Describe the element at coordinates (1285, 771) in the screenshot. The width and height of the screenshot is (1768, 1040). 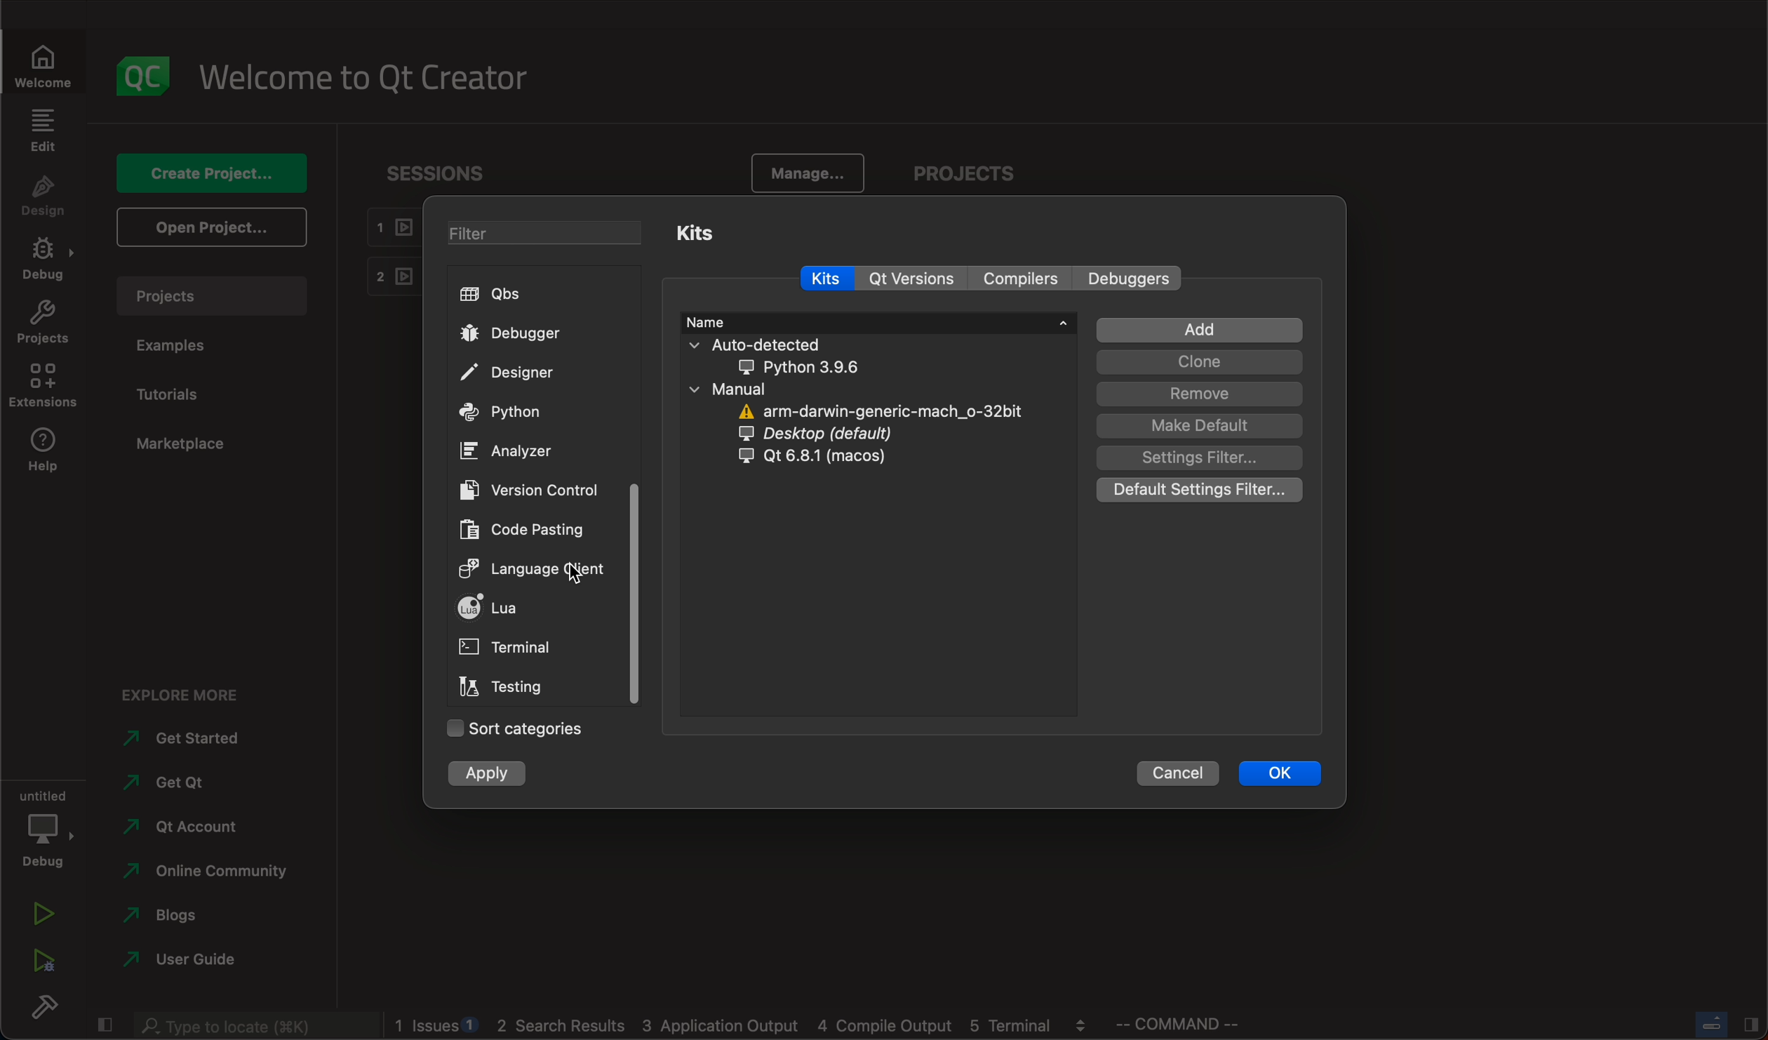
I see `ok` at that location.